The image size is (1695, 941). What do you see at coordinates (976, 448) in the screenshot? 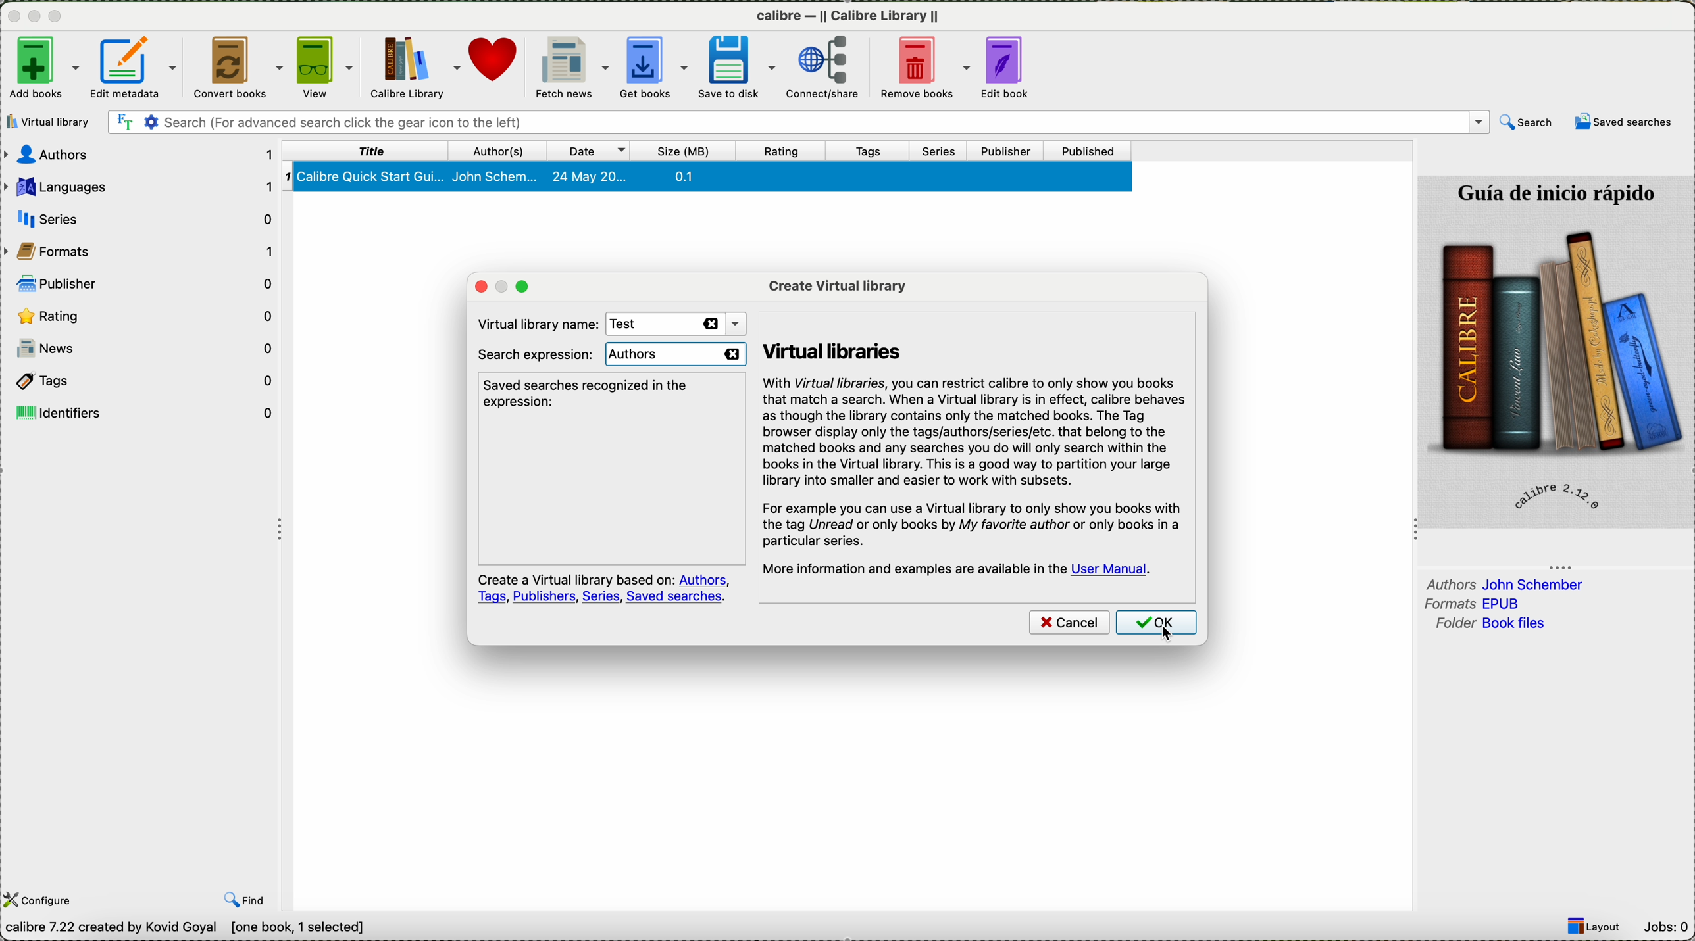
I see `virtual libraries with virtual libraries you can resist Callibre to only show you books that match a search .when a virtual library is in effect ,Callibre behave as  though the library contains only the match books. t tag browser display only tha lags that belong to the match book that you have searched in books in virtual library.this is good way to partition your bigg library into small parts and works in subset.more information and examples are available in user manual.` at bounding box center [976, 448].